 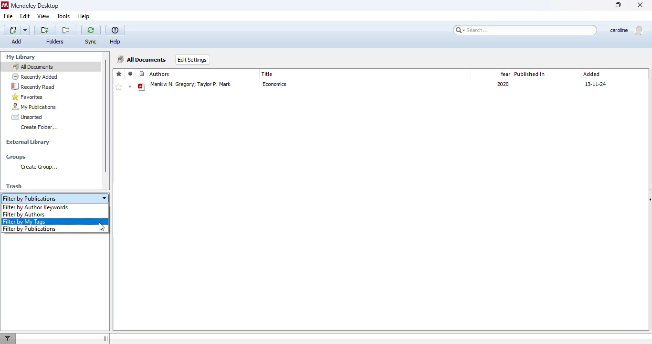 What do you see at coordinates (45, 30) in the screenshot?
I see `create a new folder` at bounding box center [45, 30].